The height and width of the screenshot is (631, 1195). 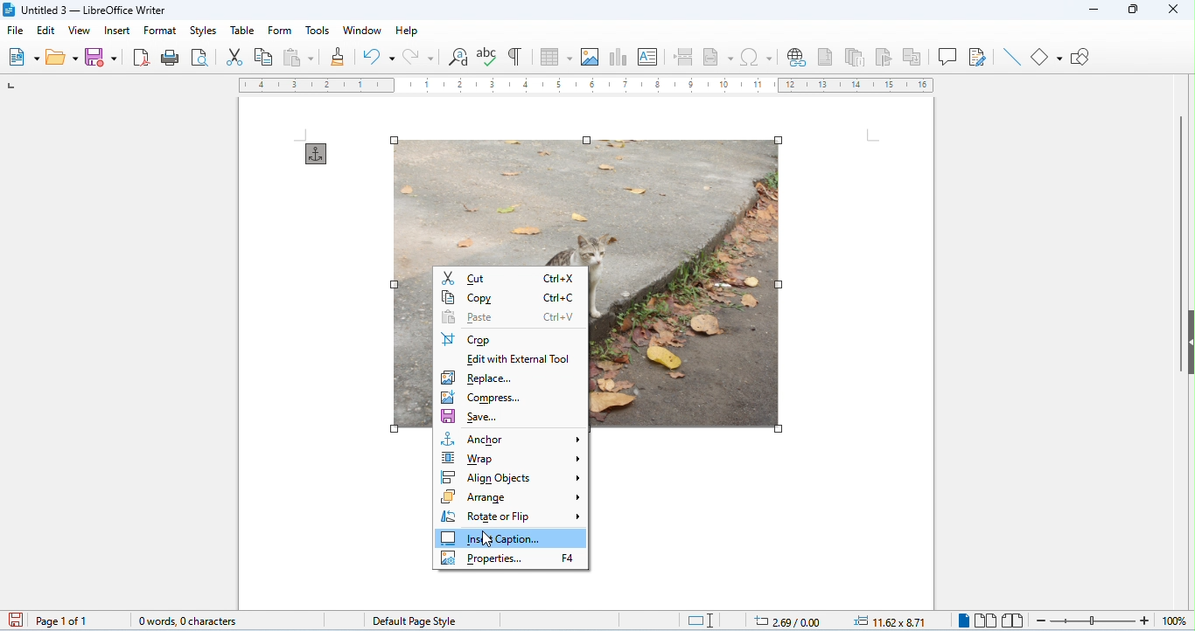 I want to click on show track changes, so click(x=978, y=57).